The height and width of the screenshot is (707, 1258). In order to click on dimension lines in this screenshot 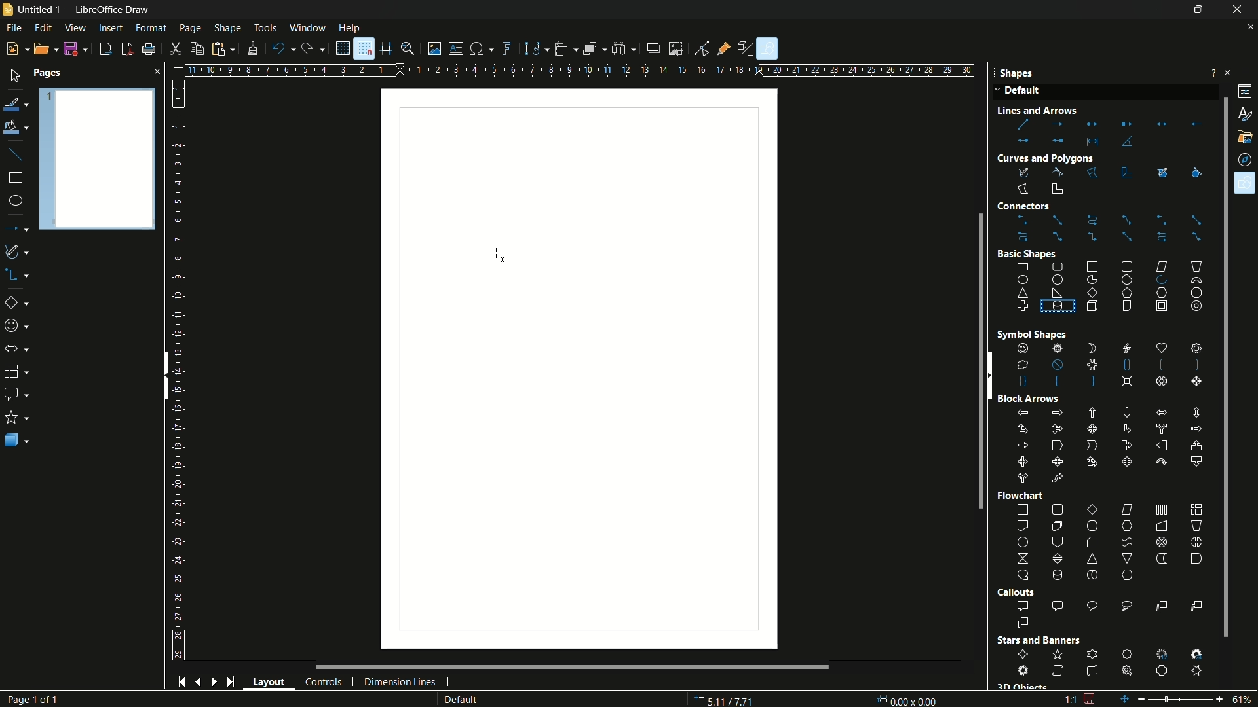, I will do `click(400, 683)`.